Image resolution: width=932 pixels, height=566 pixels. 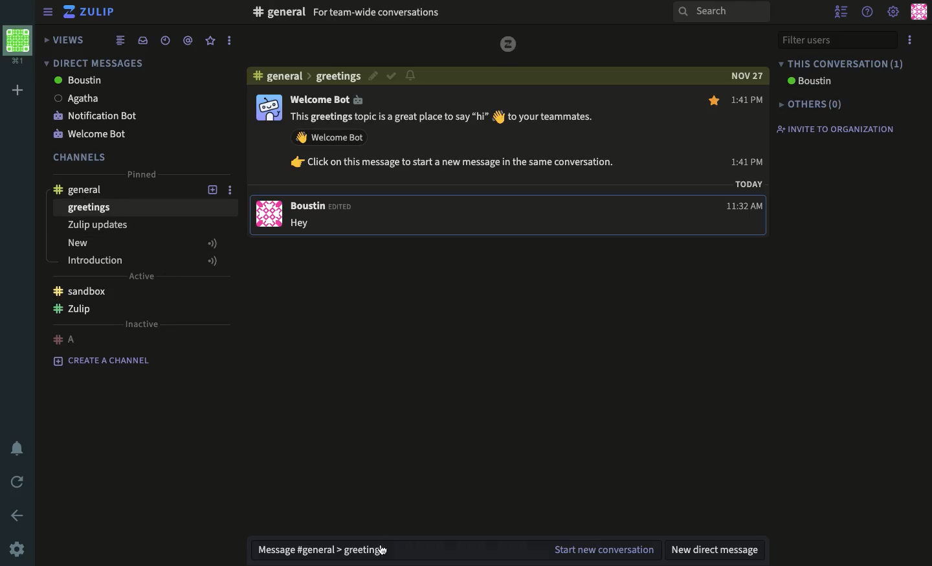 What do you see at coordinates (869, 10) in the screenshot?
I see `help` at bounding box center [869, 10].